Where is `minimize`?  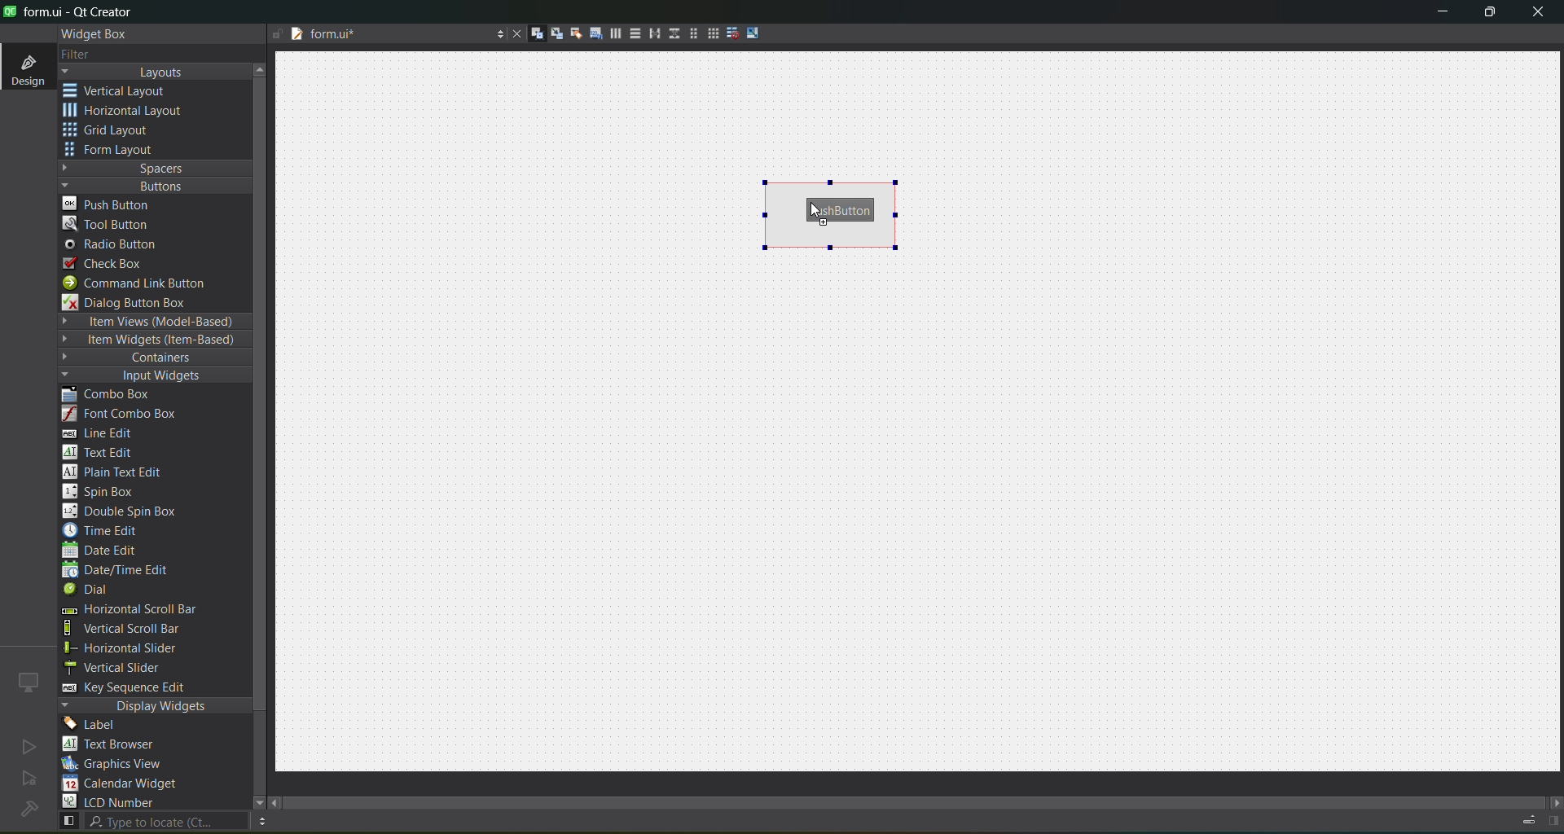 minimize is located at coordinates (1443, 15).